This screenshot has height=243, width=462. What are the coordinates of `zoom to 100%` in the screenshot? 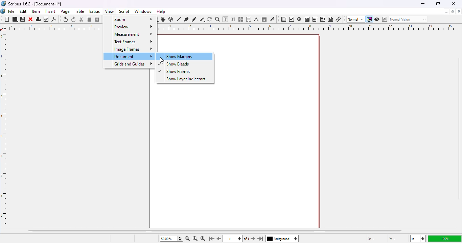 It's located at (194, 239).